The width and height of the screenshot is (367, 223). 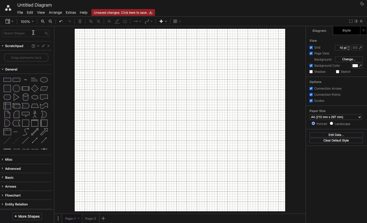 I want to click on Fill, so click(x=358, y=66).